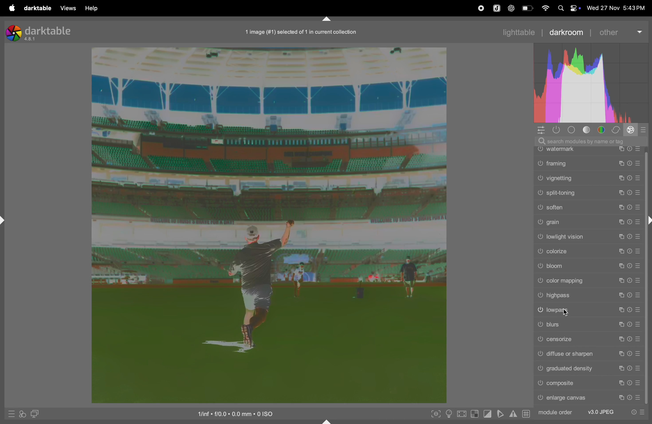  I want to click on framing, so click(588, 163).